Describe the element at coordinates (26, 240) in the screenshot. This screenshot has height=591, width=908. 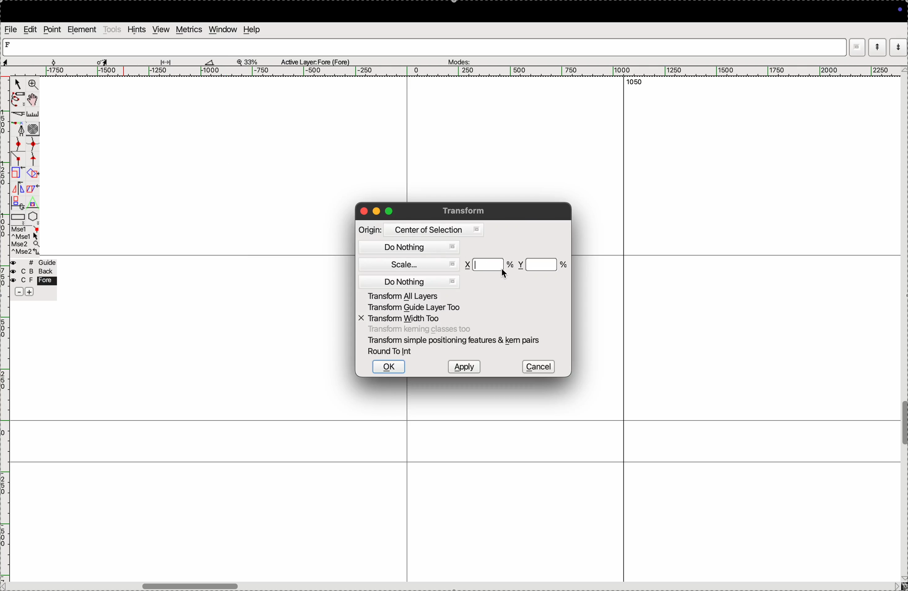
I see `mse ` at that location.